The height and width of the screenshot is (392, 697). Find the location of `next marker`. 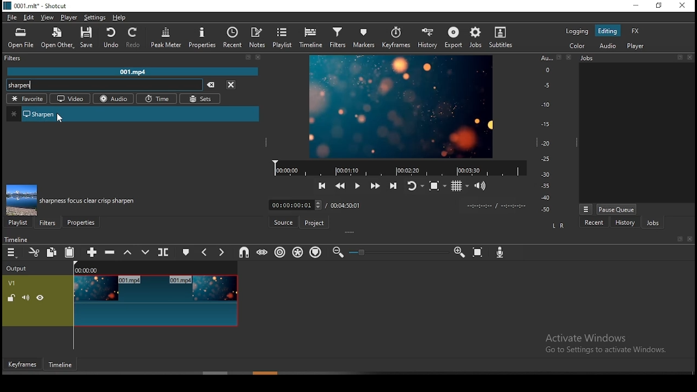

next marker is located at coordinates (221, 251).